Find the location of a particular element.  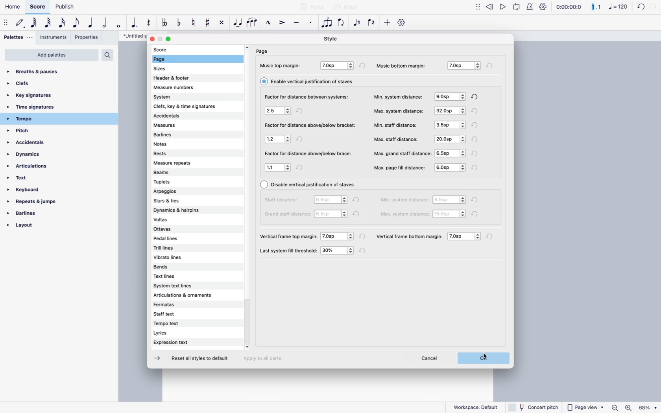

staccato is located at coordinates (312, 24).